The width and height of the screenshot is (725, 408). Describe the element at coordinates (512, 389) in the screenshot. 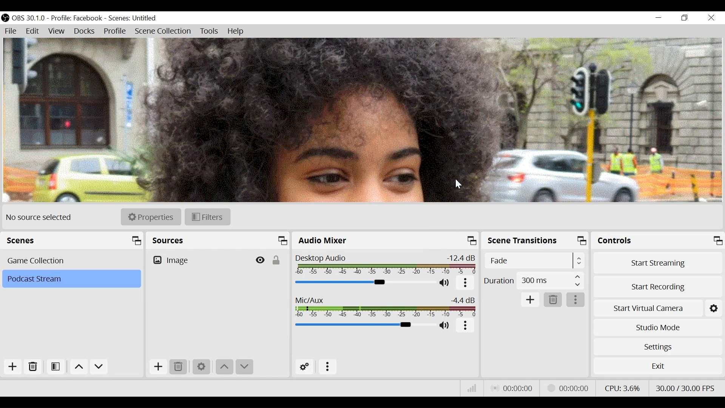

I see `Live Status` at that location.